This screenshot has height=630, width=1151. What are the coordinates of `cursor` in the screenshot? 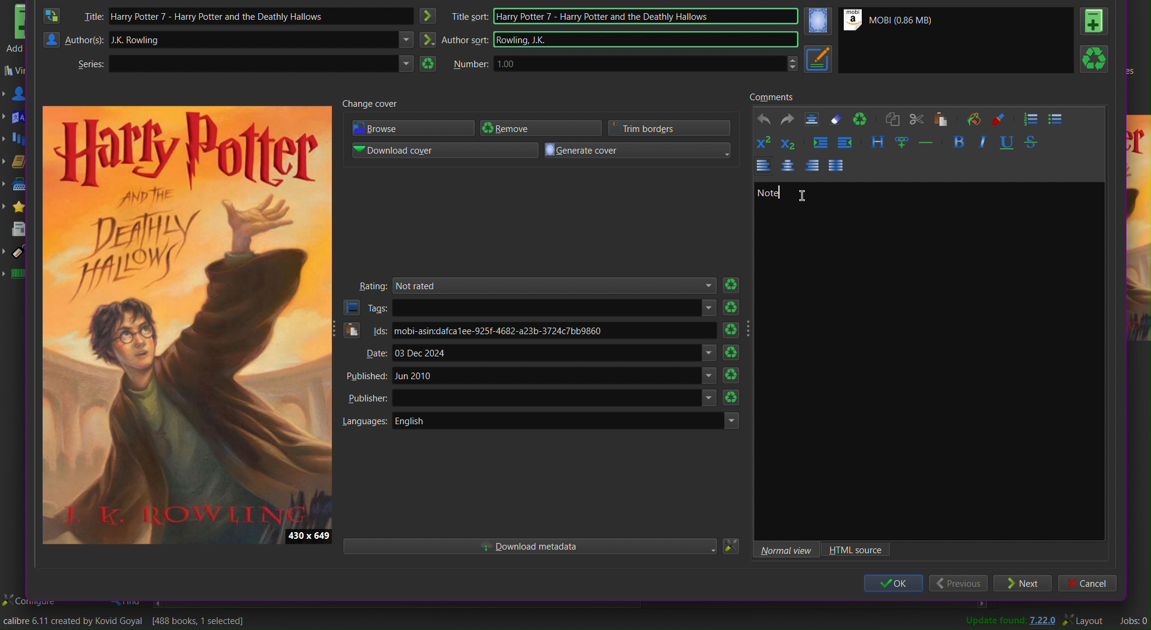 It's located at (808, 193).